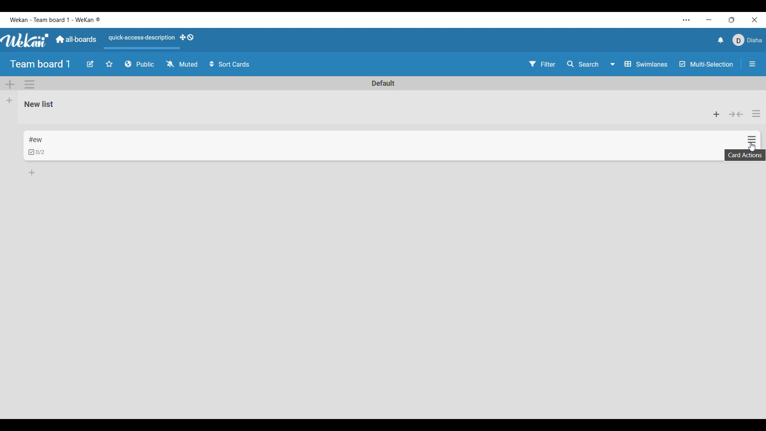 The height and width of the screenshot is (431, 766). I want to click on List actions, so click(756, 113).